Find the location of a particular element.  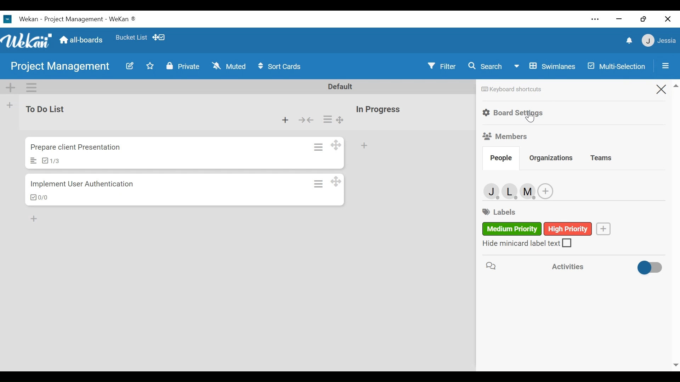

Add Swimlane is located at coordinates (10, 87).